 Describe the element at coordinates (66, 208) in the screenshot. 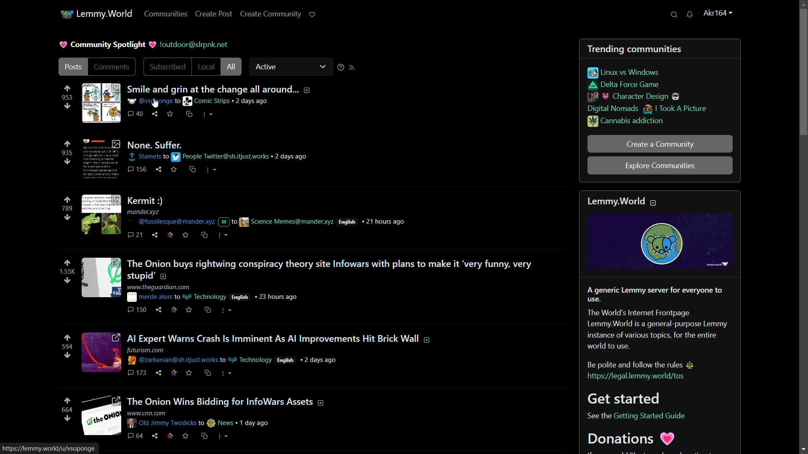

I see `number of votes` at that location.